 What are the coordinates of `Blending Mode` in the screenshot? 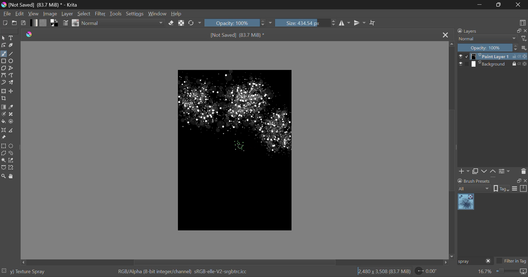 It's located at (123, 23).